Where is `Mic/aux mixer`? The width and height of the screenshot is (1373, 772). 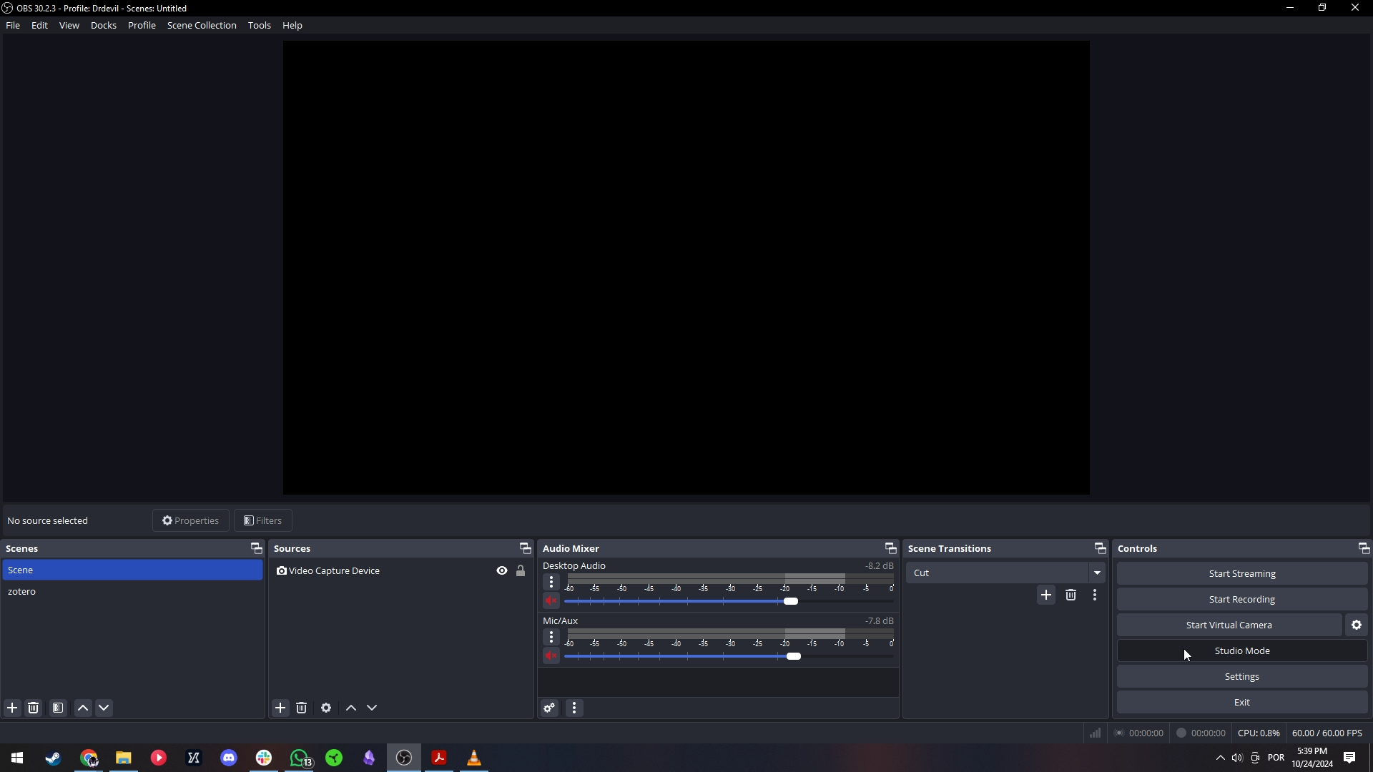 Mic/aux mixer is located at coordinates (718, 640).